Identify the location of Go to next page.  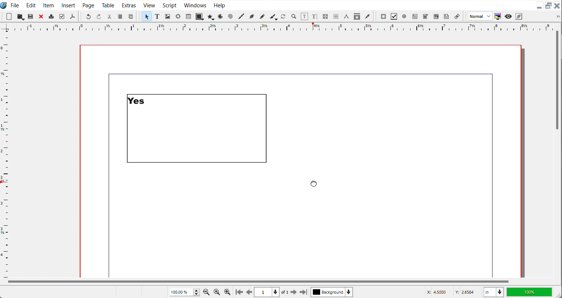
(289, 292).